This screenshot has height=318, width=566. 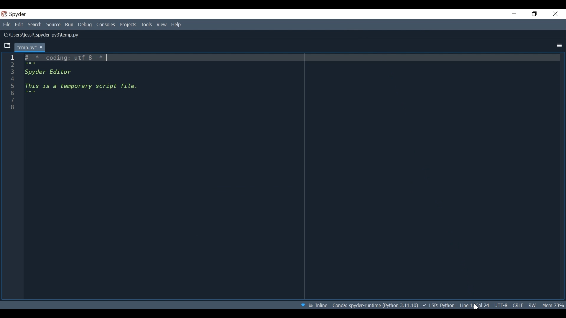 I want to click on View, so click(x=162, y=25).